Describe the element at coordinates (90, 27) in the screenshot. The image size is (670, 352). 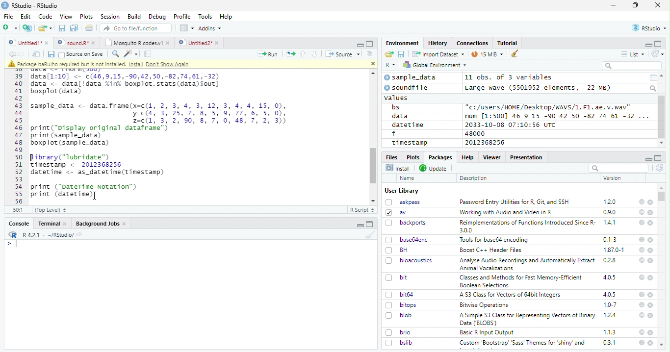
I see `Print` at that location.